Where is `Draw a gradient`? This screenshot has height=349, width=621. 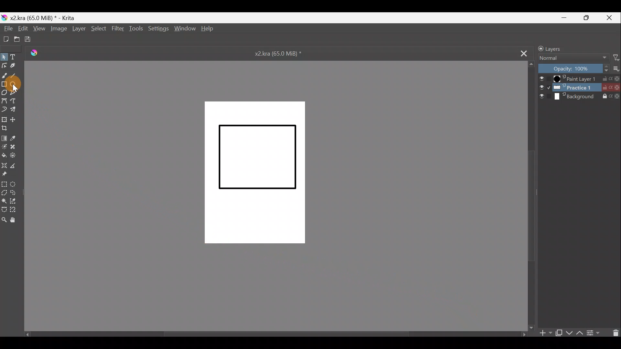
Draw a gradient is located at coordinates (5, 137).